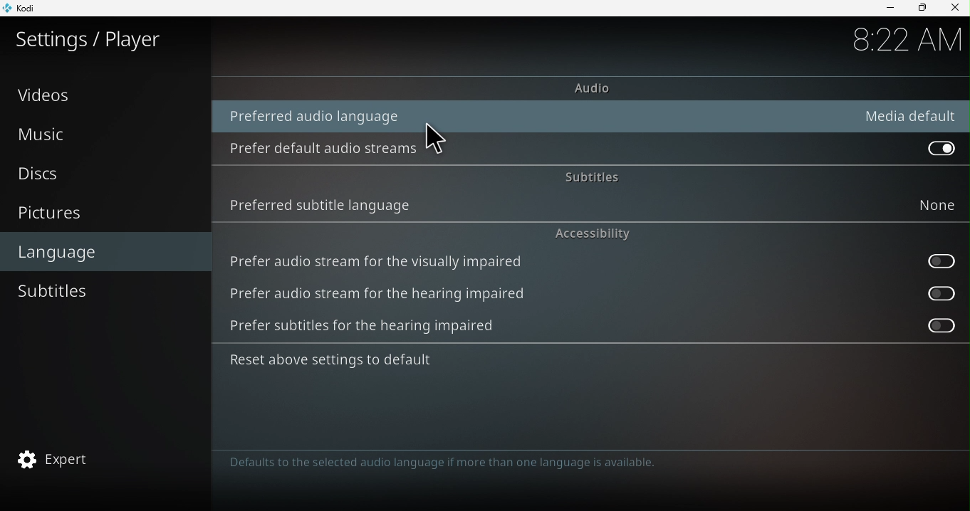  I want to click on Settings/plater, so click(90, 39).